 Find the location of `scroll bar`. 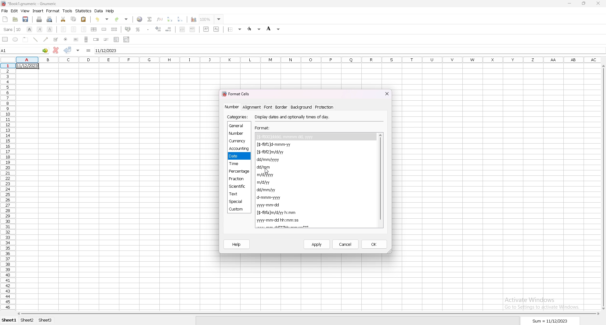

scroll bar is located at coordinates (602, 187).